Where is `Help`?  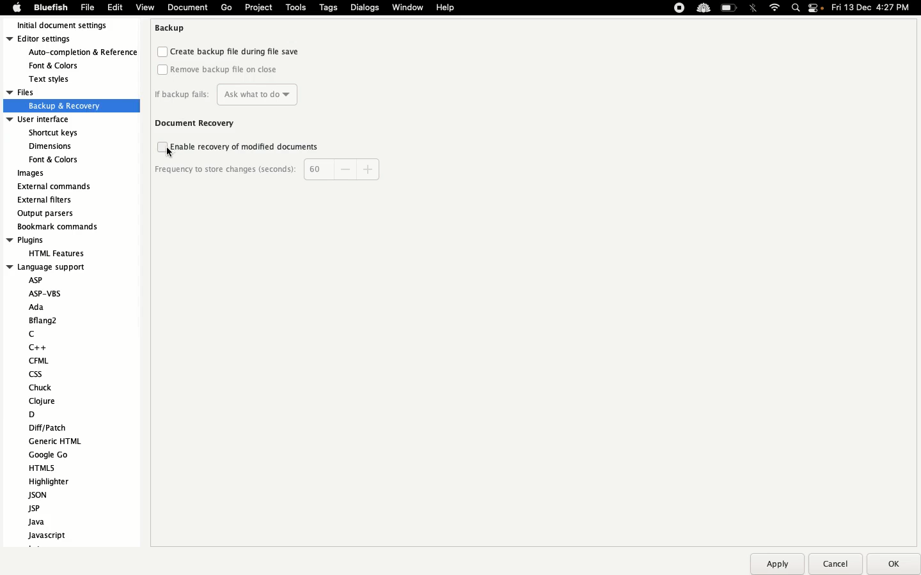 Help is located at coordinates (445, 8).